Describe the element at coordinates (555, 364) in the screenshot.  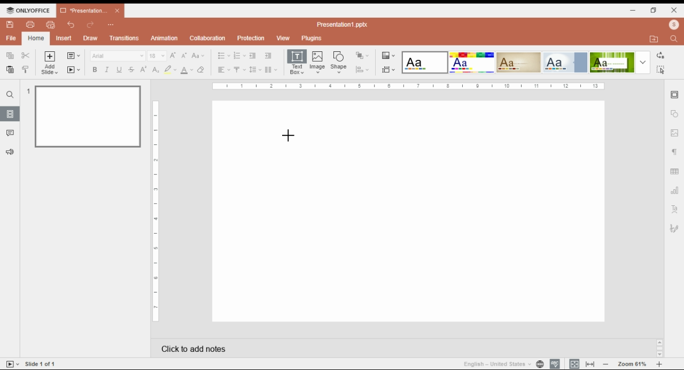
I see `spell check` at that location.